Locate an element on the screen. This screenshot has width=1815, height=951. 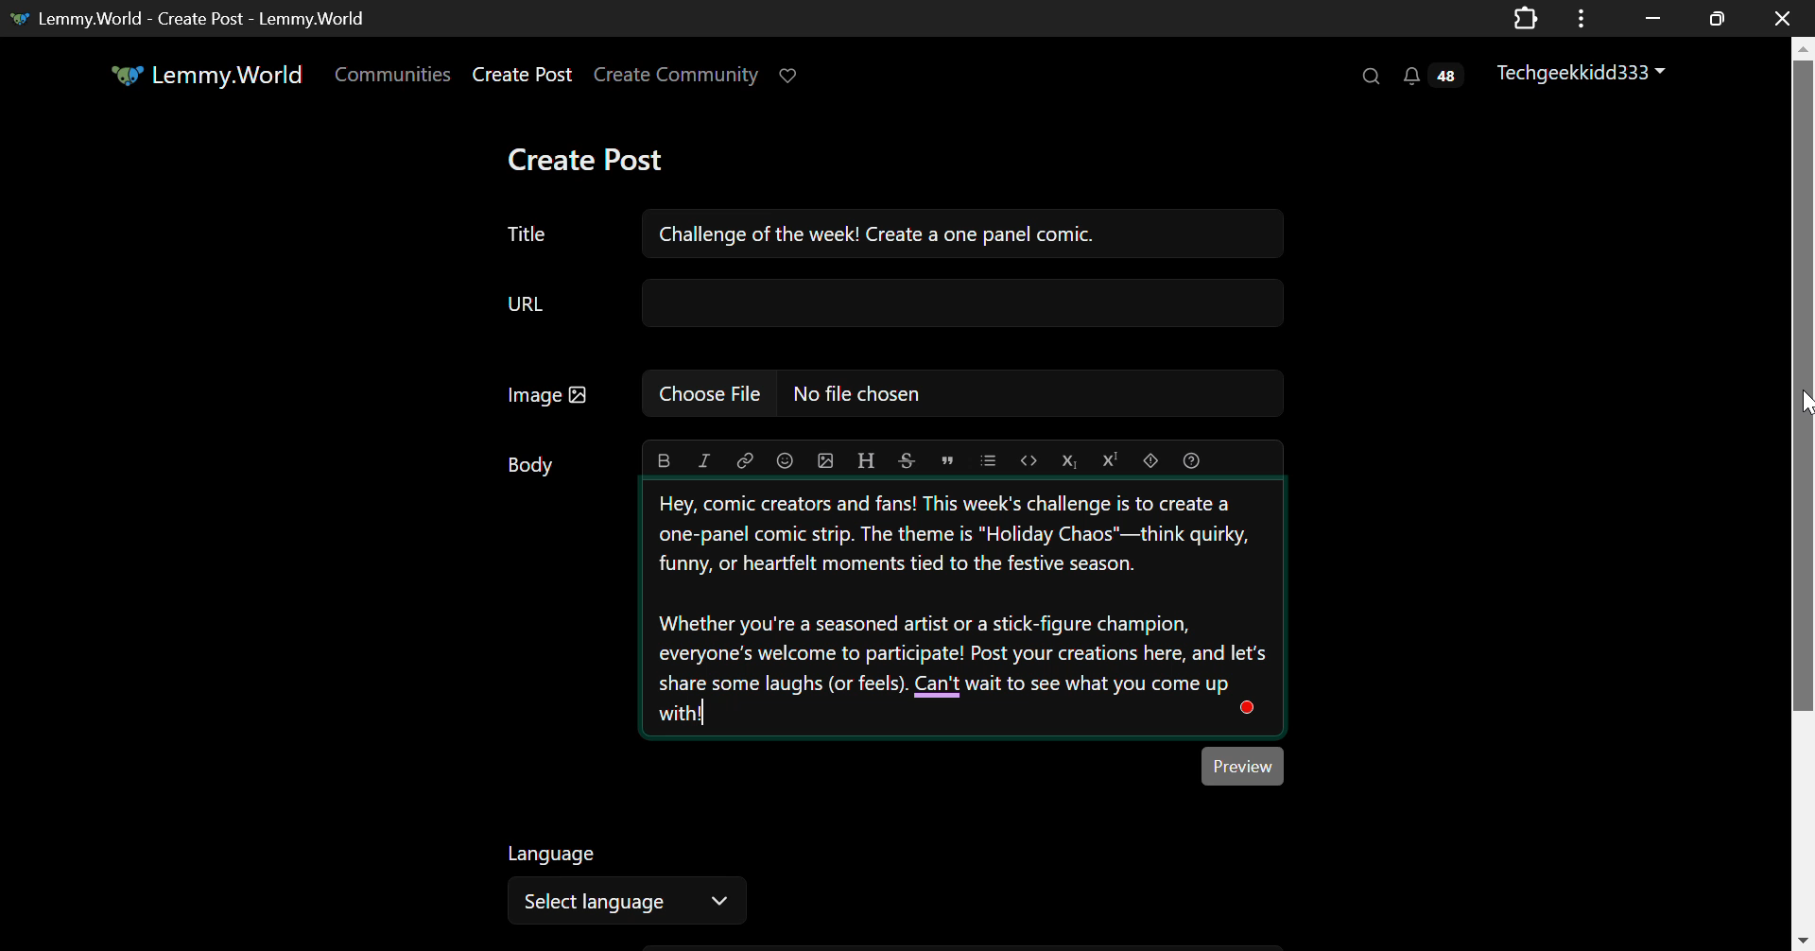
quote is located at coordinates (947, 459).